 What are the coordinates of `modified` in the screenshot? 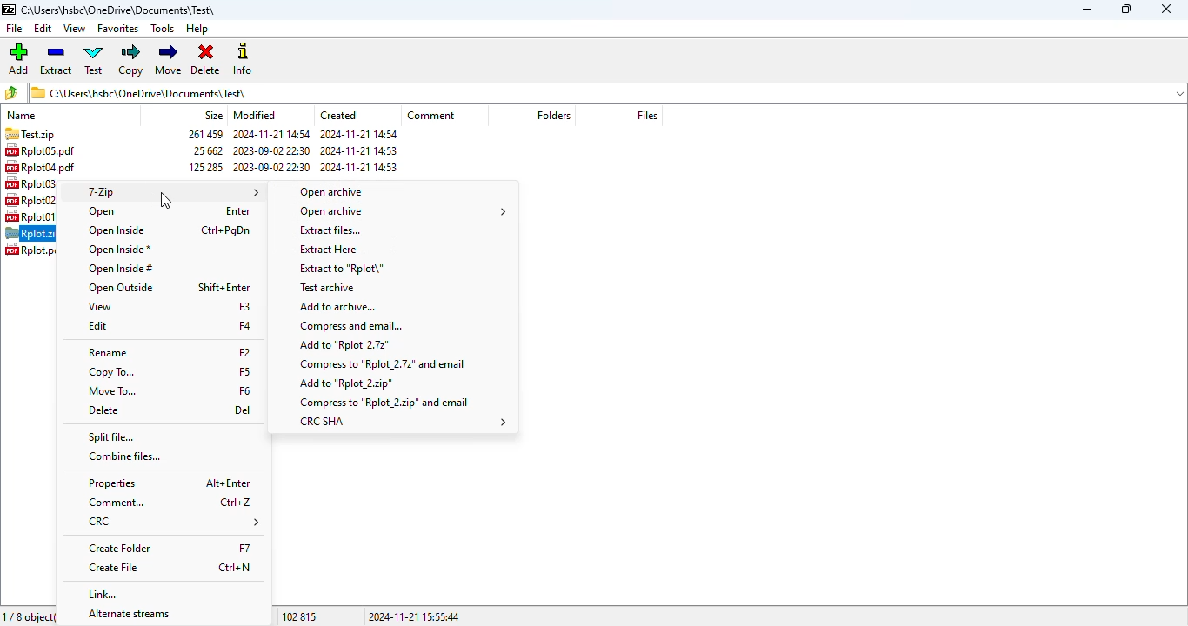 It's located at (254, 116).